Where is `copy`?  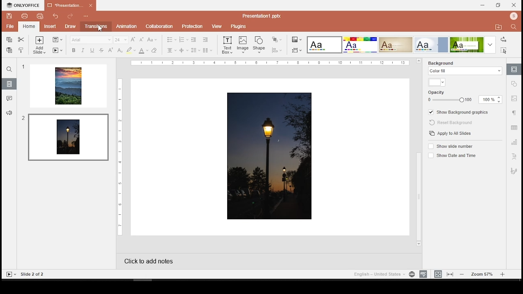
copy is located at coordinates (9, 40).